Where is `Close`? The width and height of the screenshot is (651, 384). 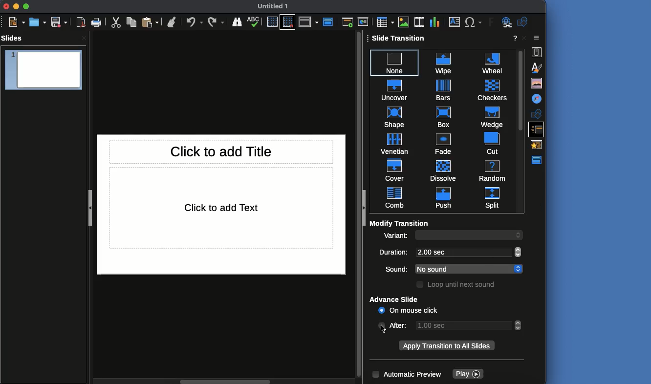
Close is located at coordinates (537, 39).